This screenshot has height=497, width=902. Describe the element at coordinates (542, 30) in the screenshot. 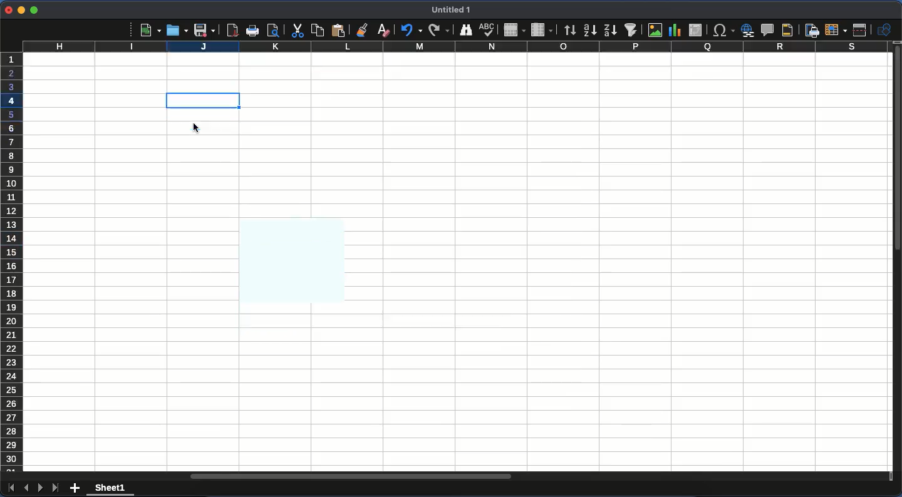

I see `column` at that location.